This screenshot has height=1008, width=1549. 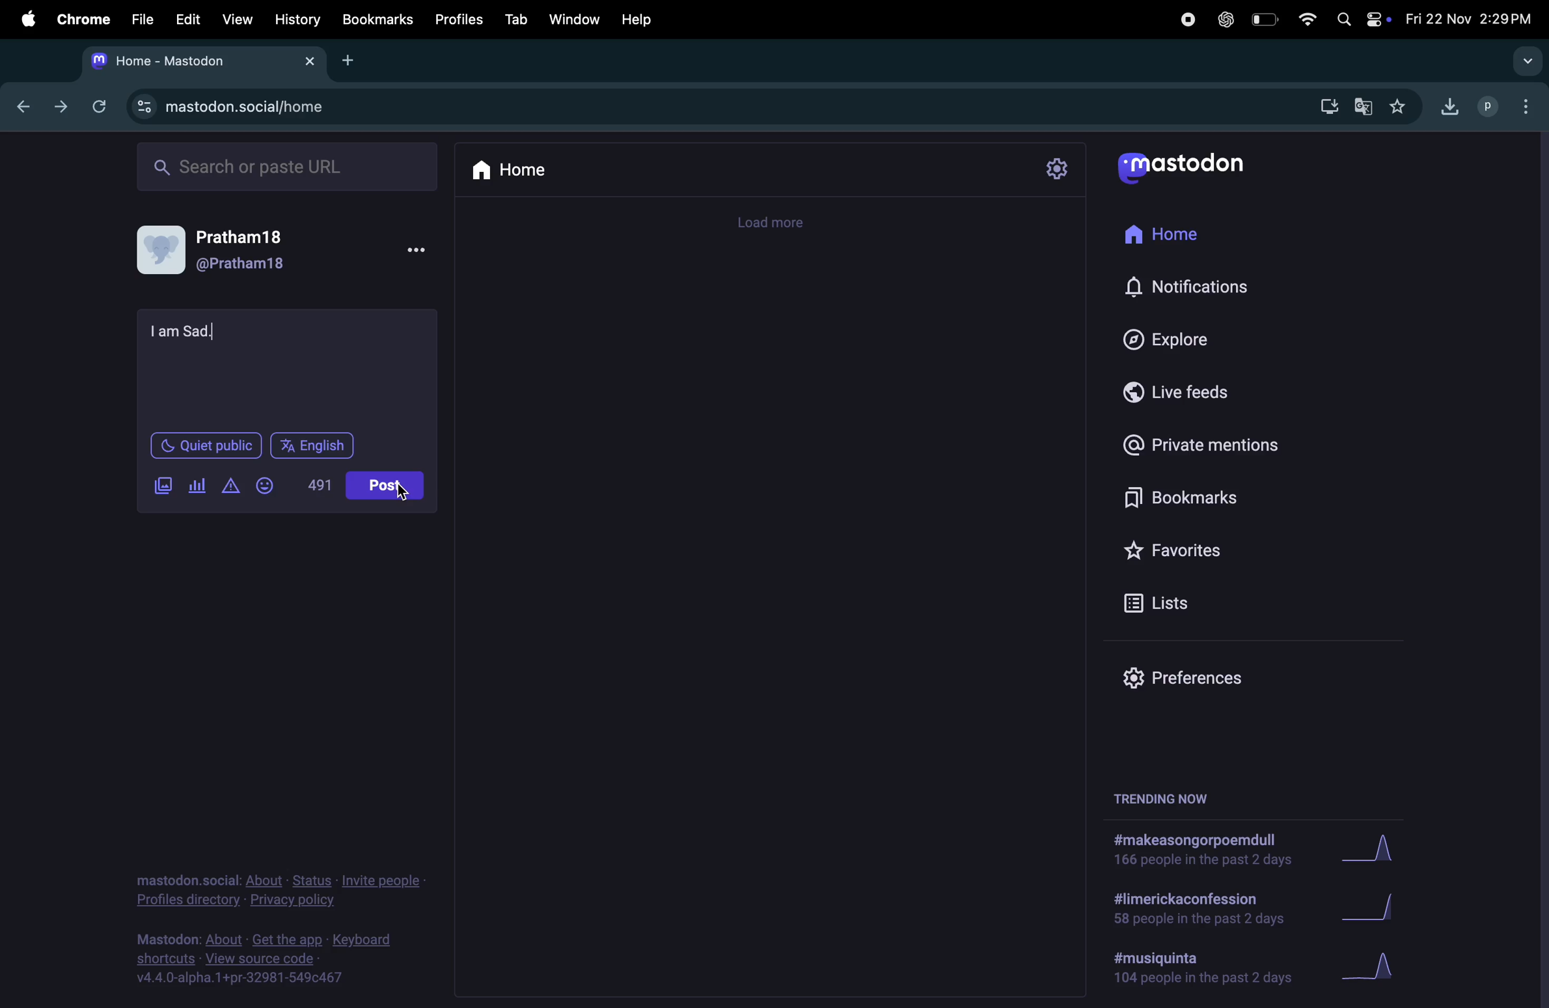 What do you see at coordinates (1364, 20) in the screenshot?
I see `apple widgets` at bounding box center [1364, 20].